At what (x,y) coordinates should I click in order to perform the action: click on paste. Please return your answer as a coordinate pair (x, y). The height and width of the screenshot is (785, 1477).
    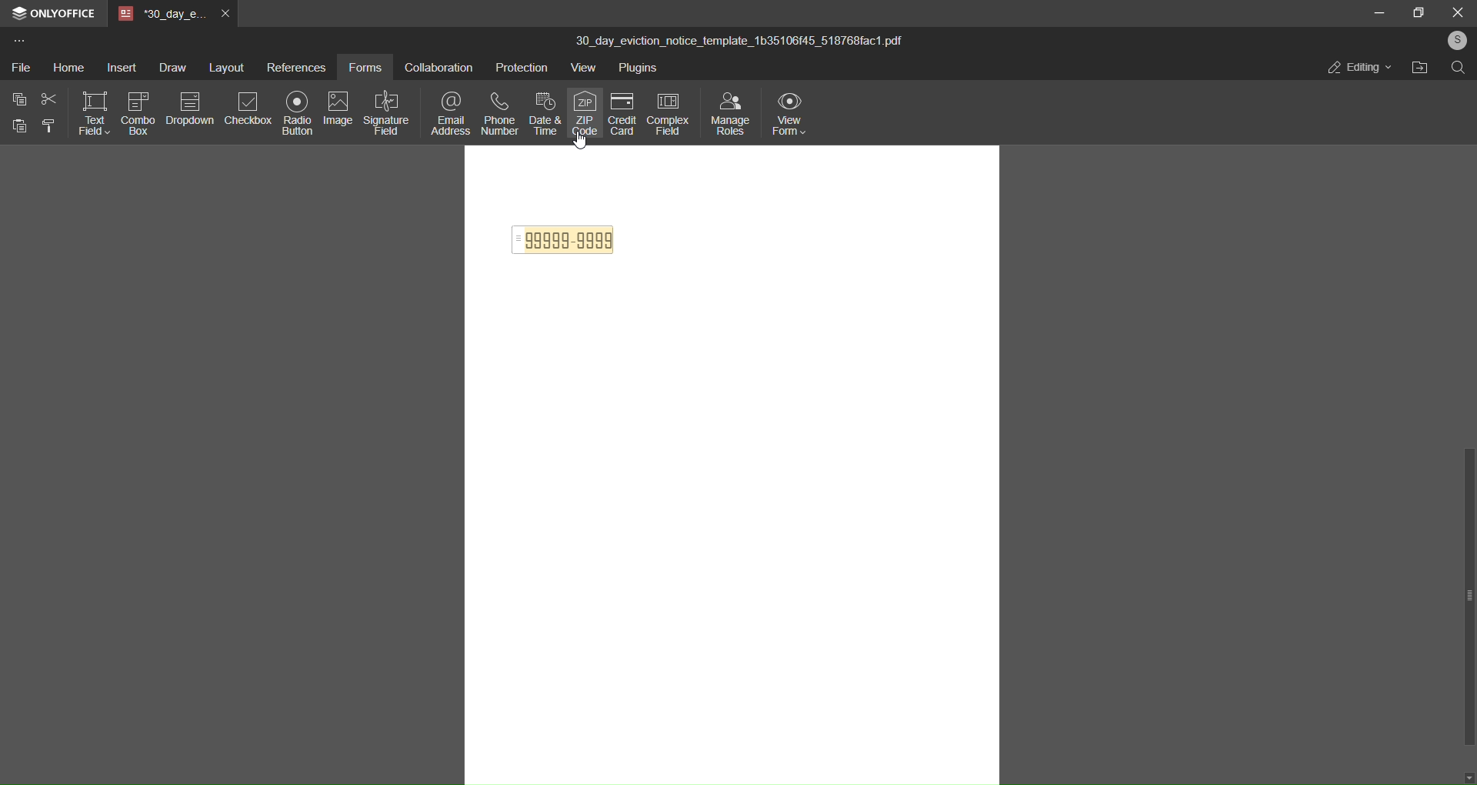
    Looking at the image, I should click on (18, 125).